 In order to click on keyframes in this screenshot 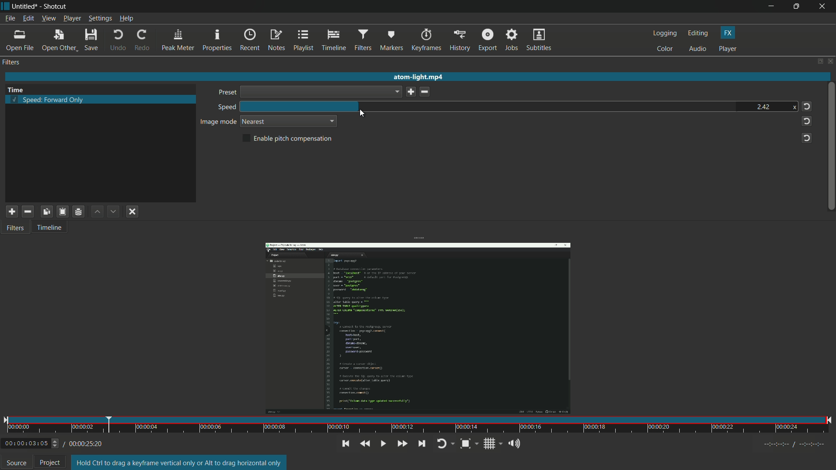, I will do `click(427, 40)`.